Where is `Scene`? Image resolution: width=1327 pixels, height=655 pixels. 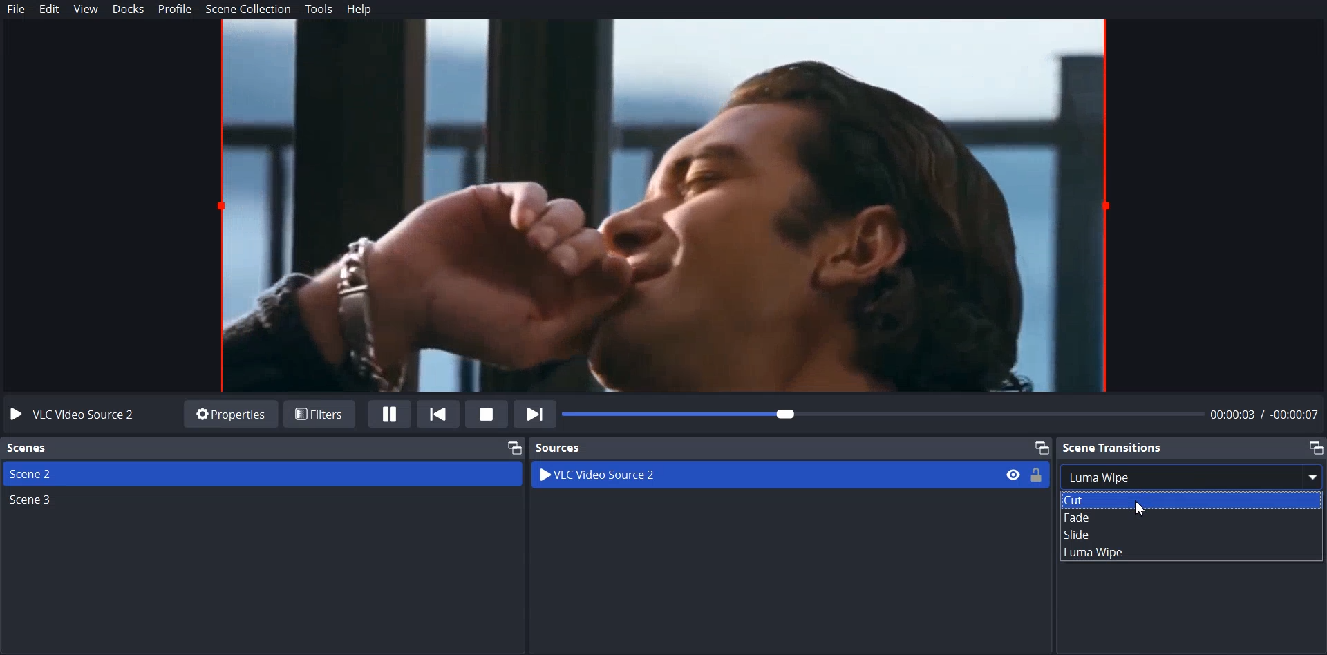 Scene is located at coordinates (28, 448).